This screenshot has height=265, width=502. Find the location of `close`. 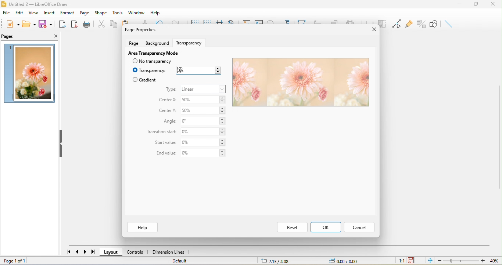

close is located at coordinates (372, 30).